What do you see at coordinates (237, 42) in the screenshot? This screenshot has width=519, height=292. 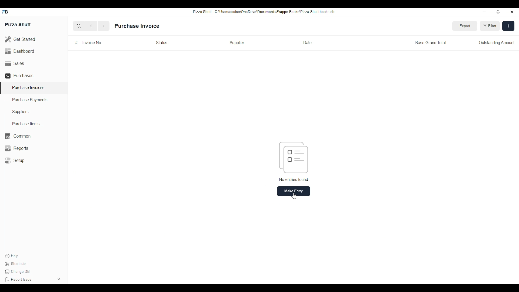 I see `Supplier` at bounding box center [237, 42].